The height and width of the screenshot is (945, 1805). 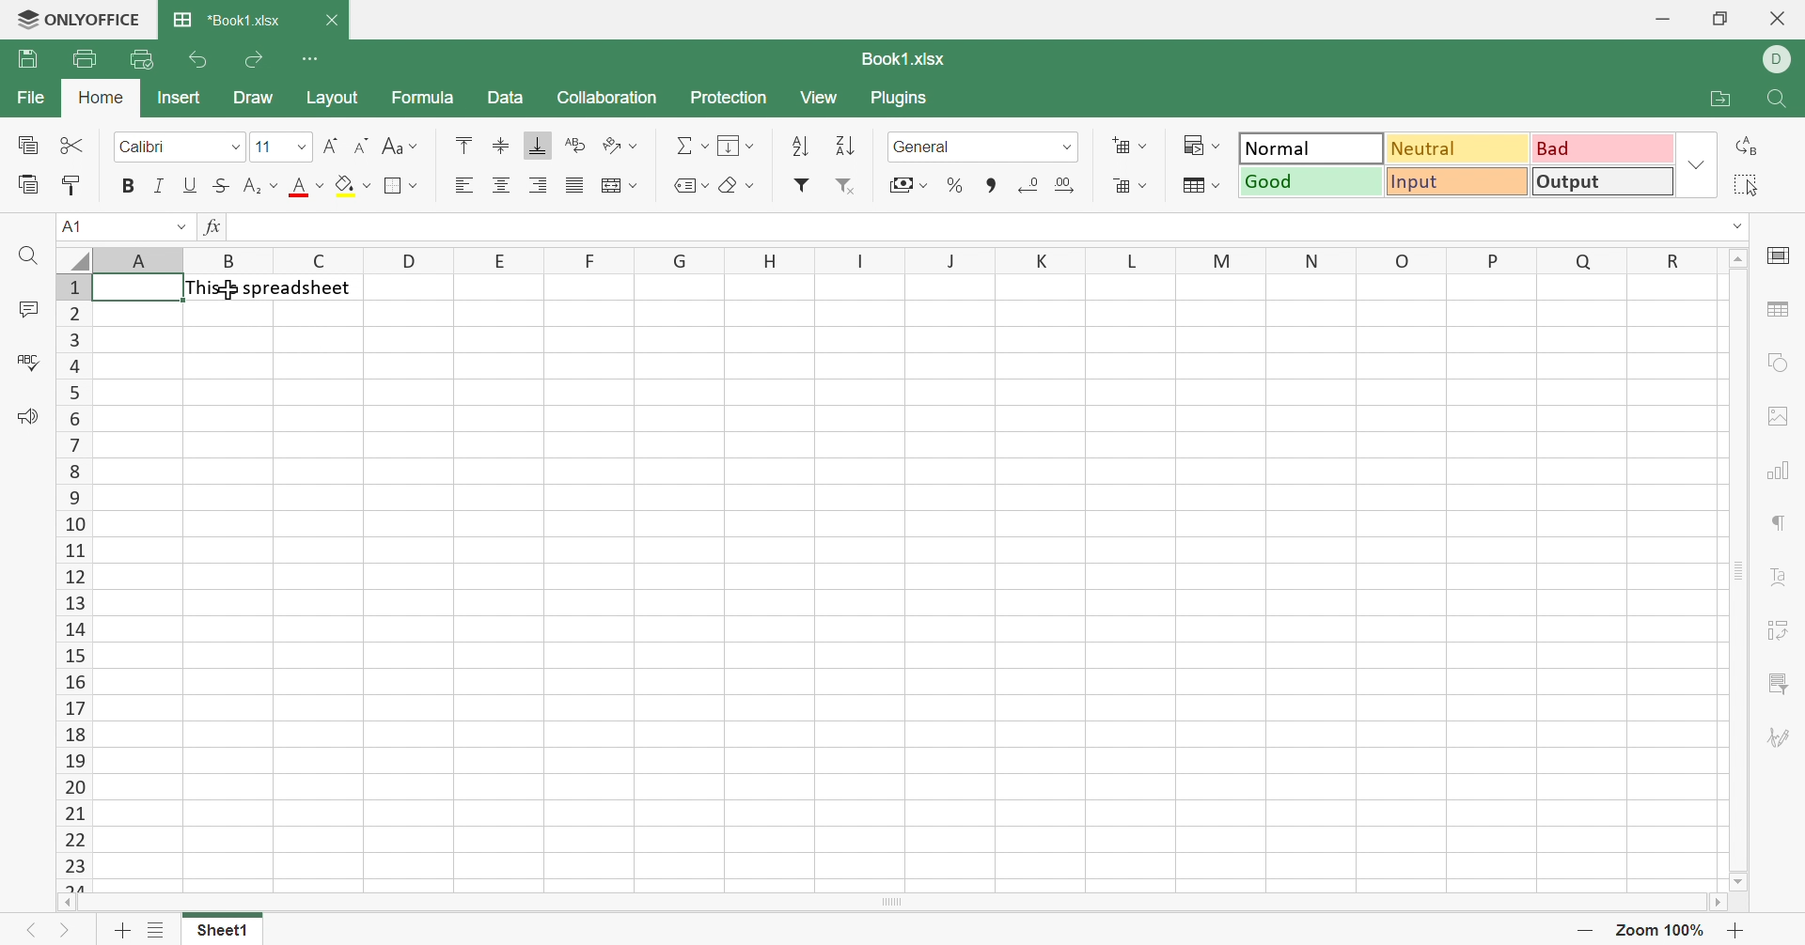 What do you see at coordinates (802, 188) in the screenshot?
I see `Insert filter` at bounding box center [802, 188].